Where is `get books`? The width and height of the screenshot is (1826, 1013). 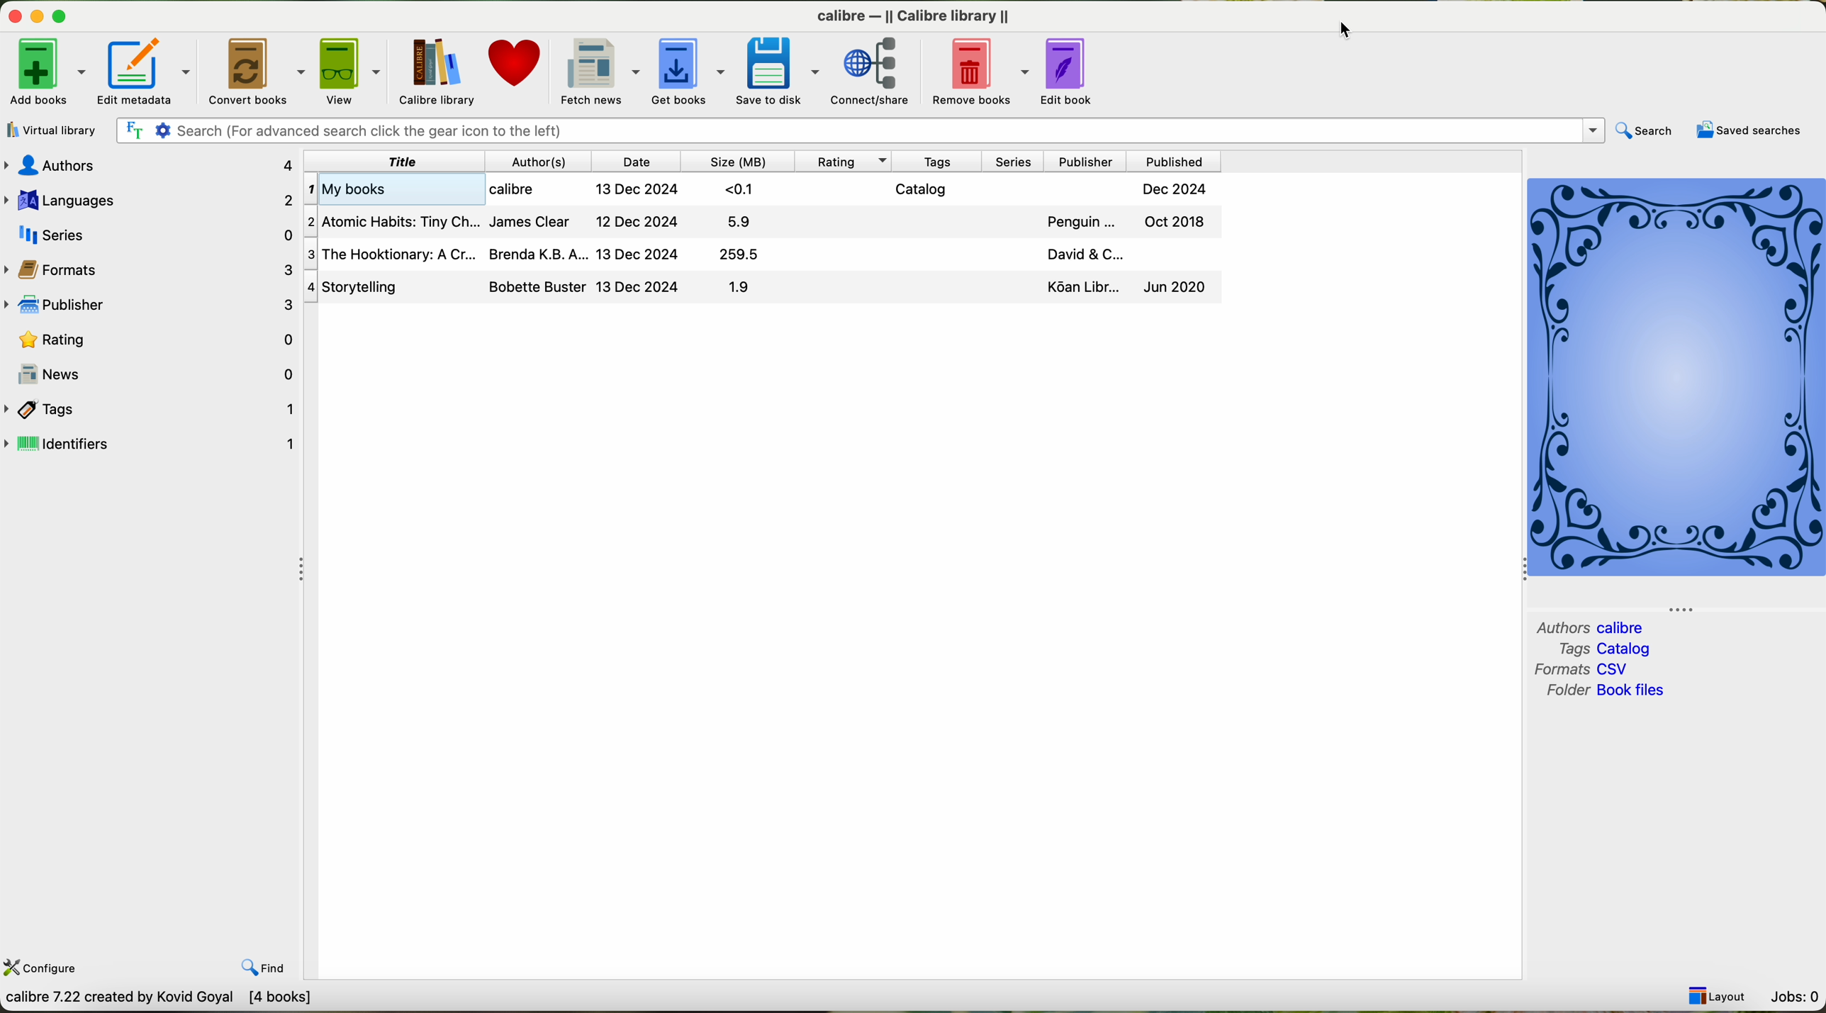
get books is located at coordinates (687, 70).